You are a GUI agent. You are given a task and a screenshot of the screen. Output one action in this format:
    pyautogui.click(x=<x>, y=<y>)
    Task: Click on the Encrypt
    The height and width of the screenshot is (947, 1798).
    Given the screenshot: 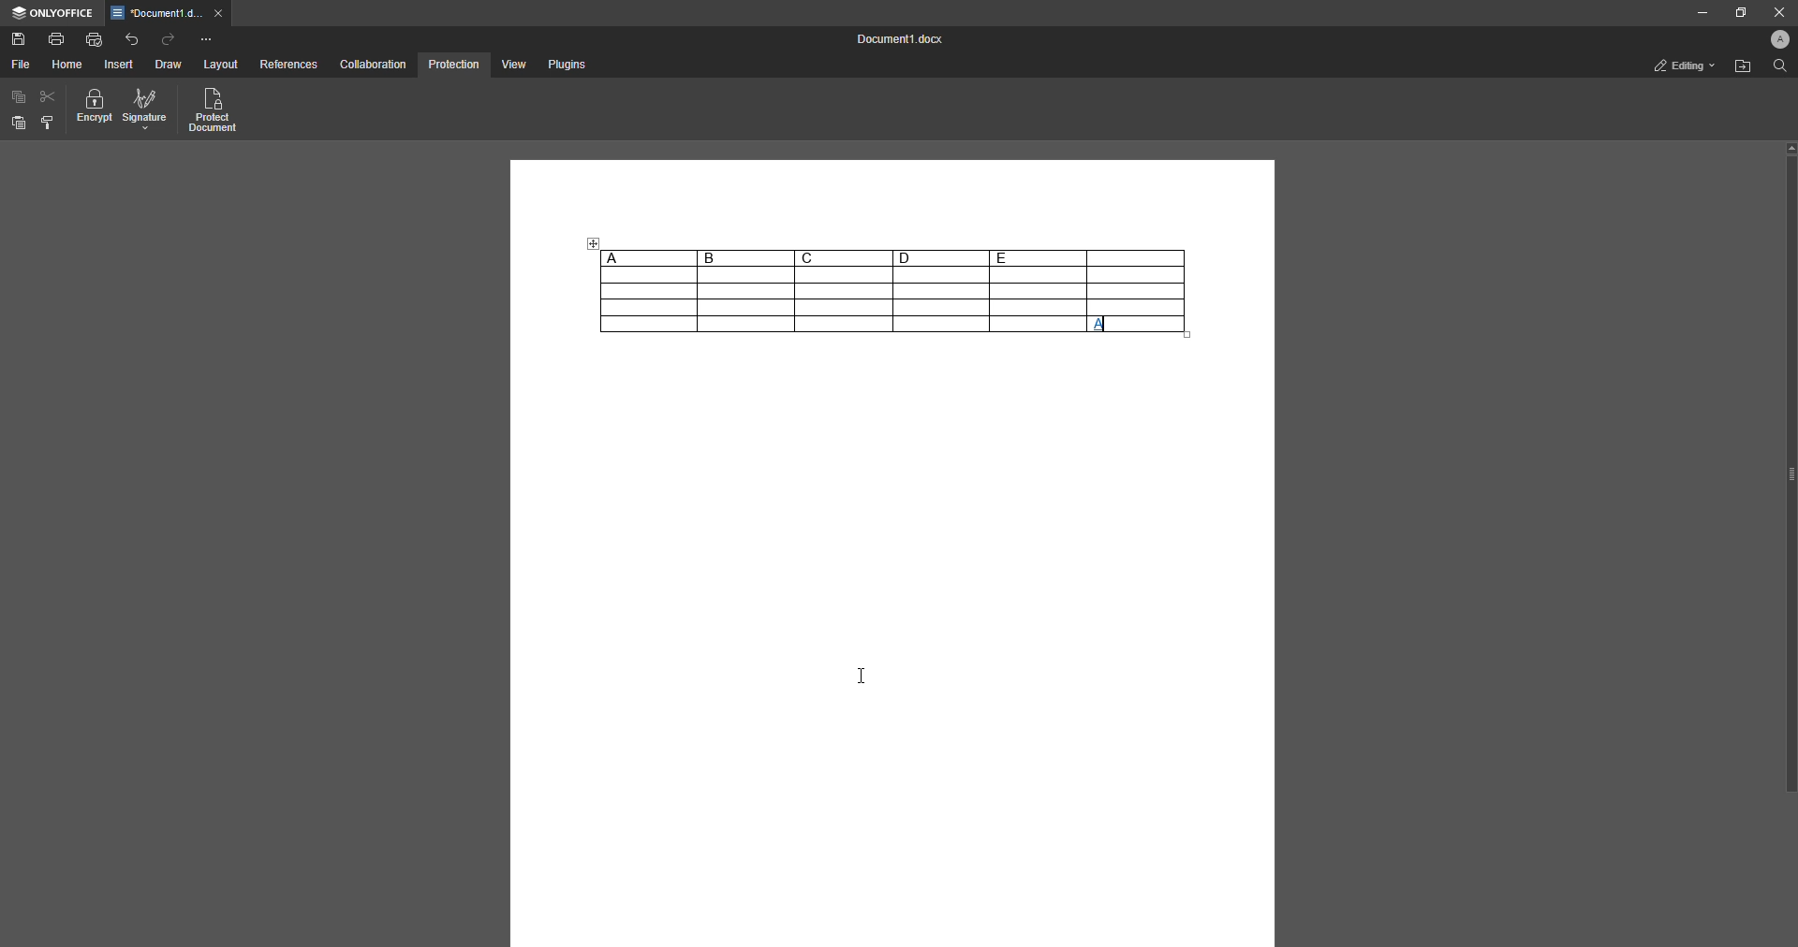 What is the action you would take?
    pyautogui.click(x=95, y=109)
    